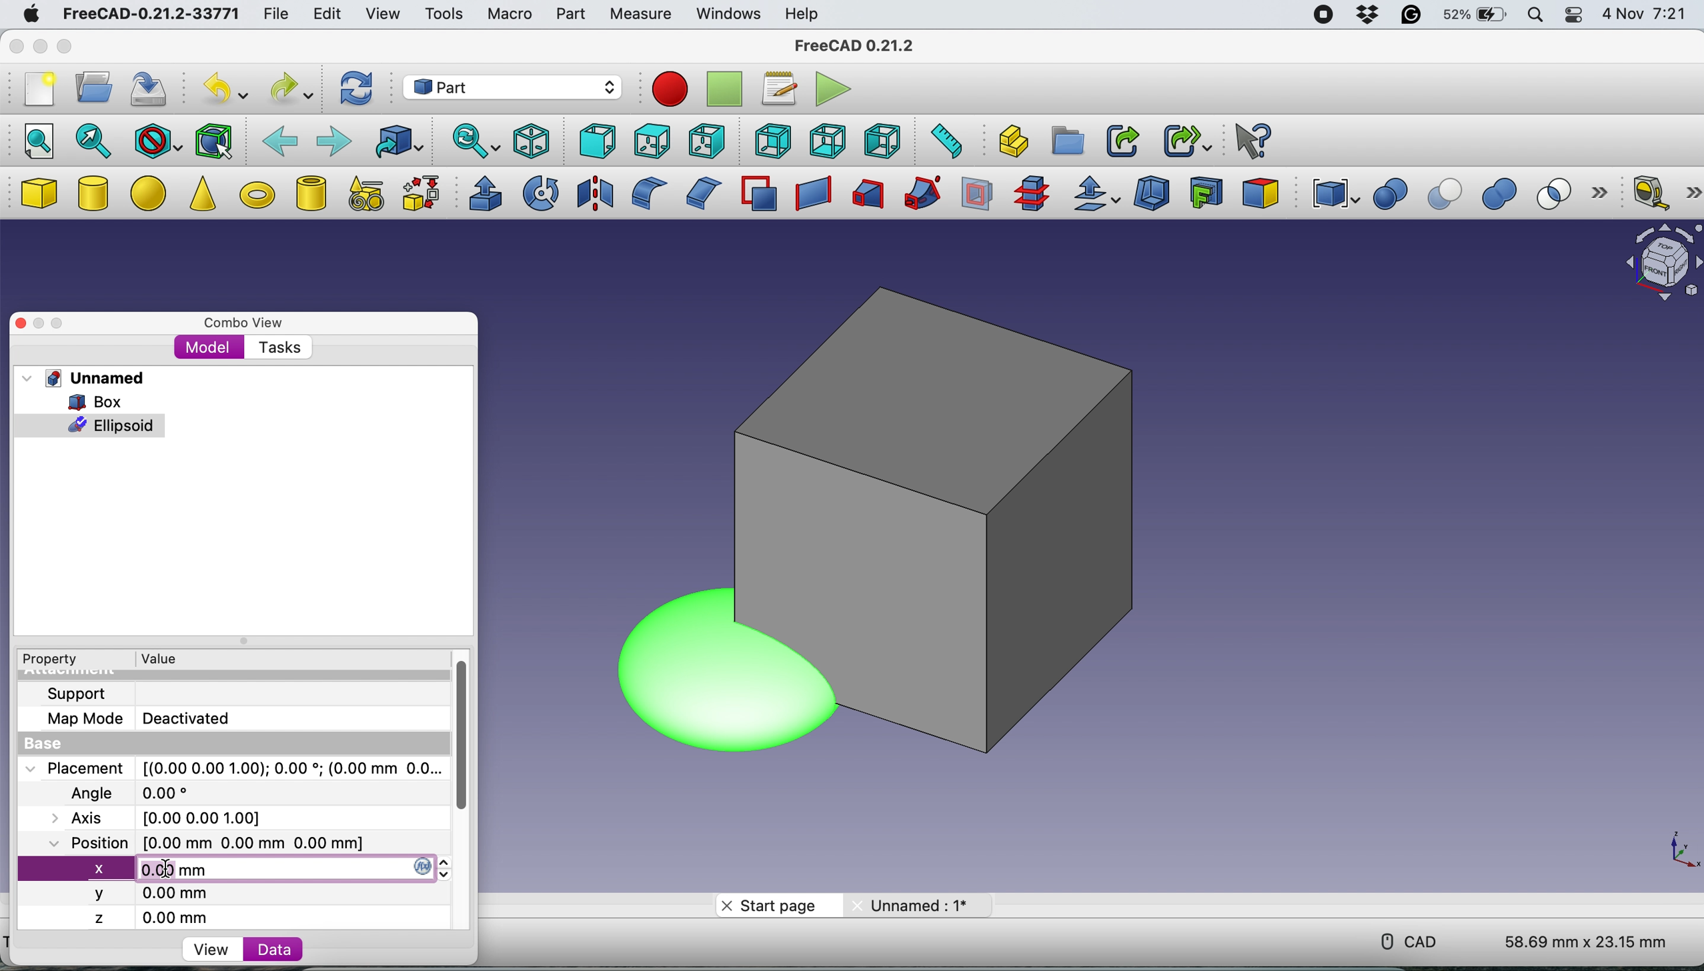 The width and height of the screenshot is (1704, 971). What do you see at coordinates (828, 142) in the screenshot?
I see `bottom` at bounding box center [828, 142].